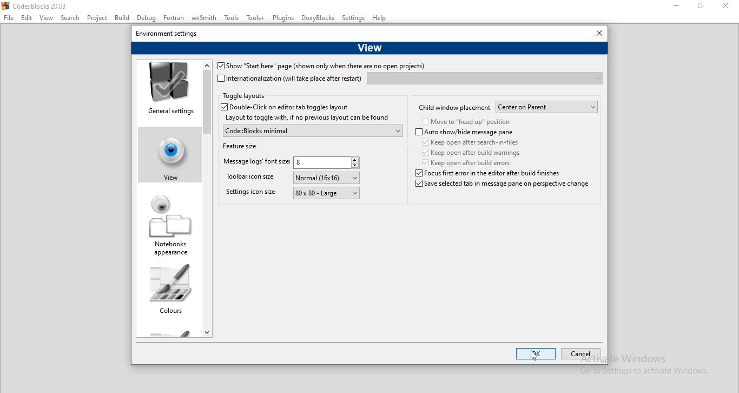  I want to click on Settings icon size: 80x80-Large, so click(250, 194).